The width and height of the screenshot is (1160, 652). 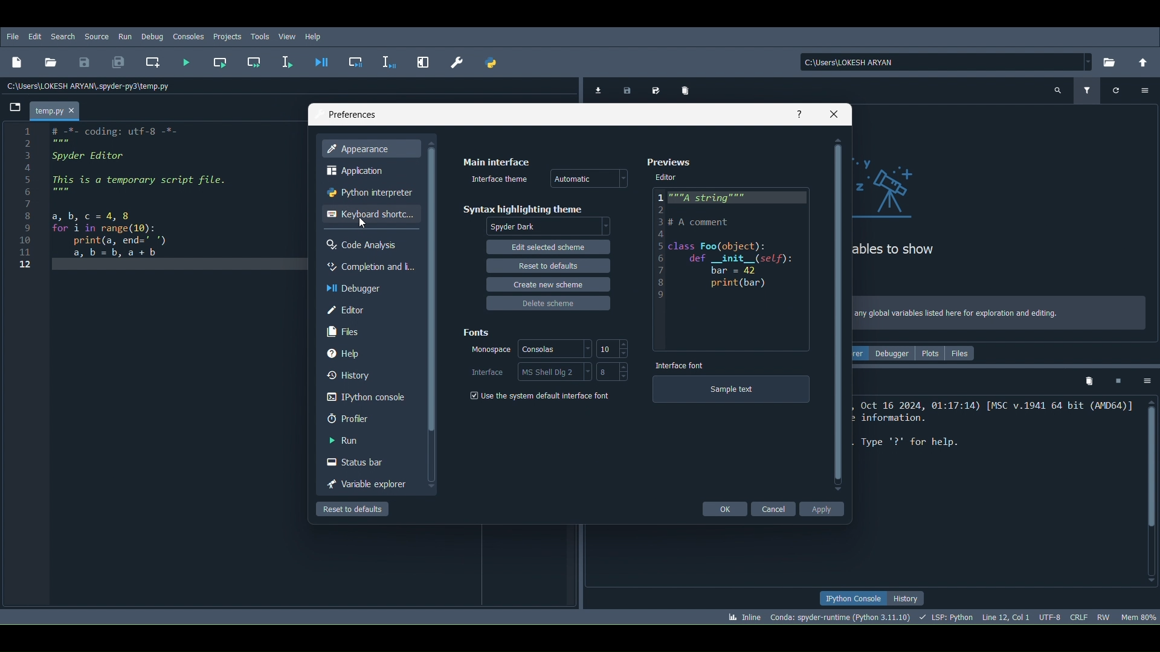 I want to click on Options, so click(x=1145, y=93).